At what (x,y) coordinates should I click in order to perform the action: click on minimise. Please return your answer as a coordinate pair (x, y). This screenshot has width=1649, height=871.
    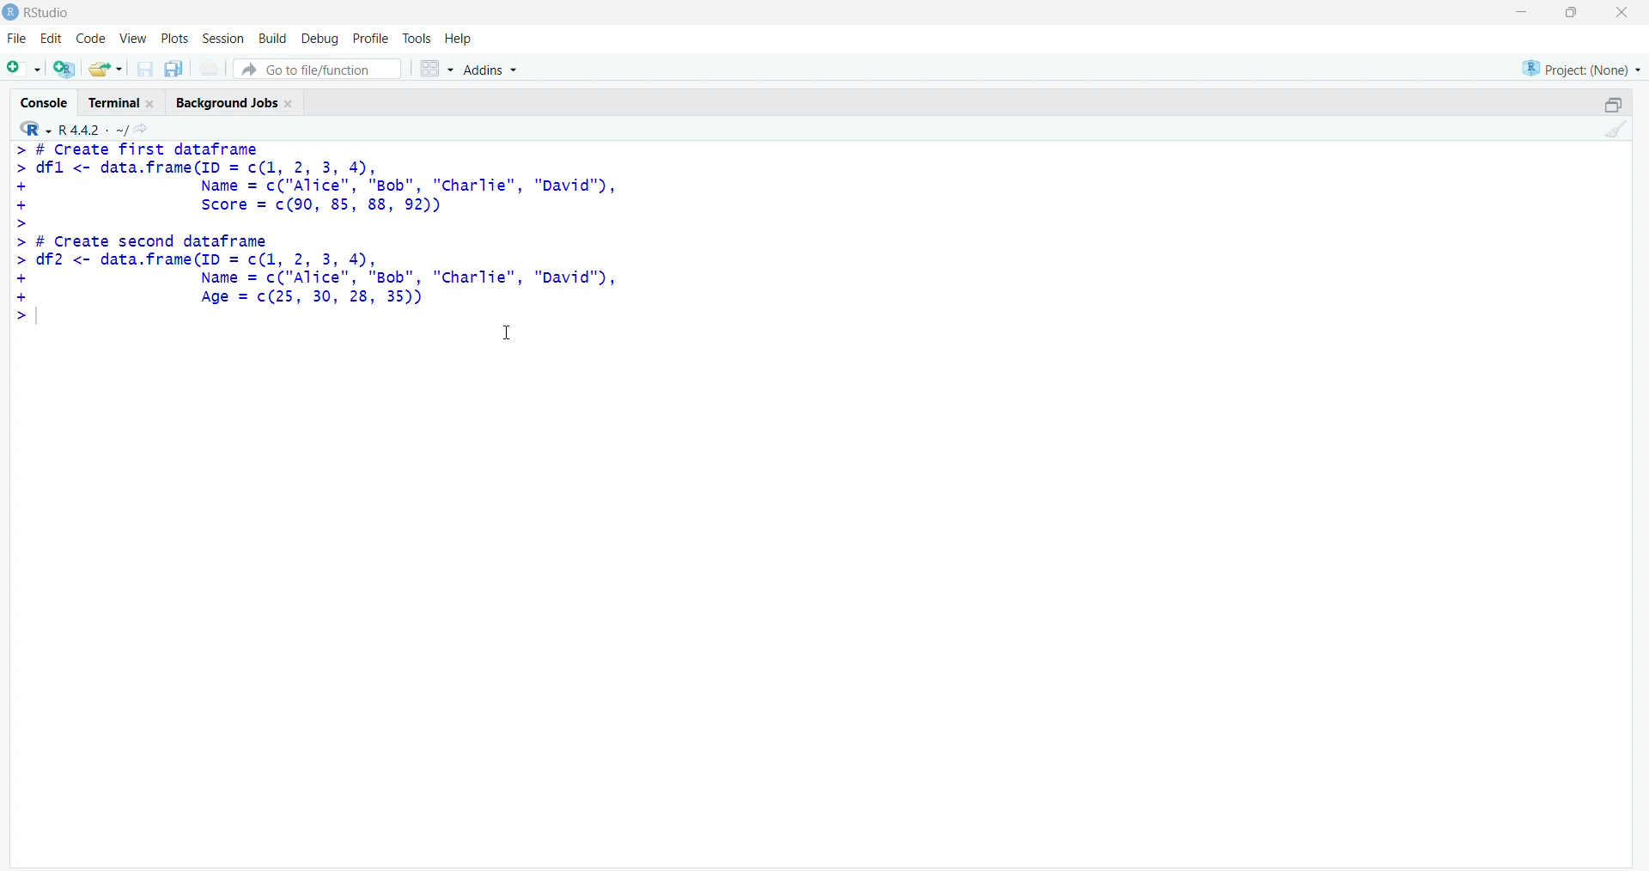
    Looking at the image, I should click on (1522, 11).